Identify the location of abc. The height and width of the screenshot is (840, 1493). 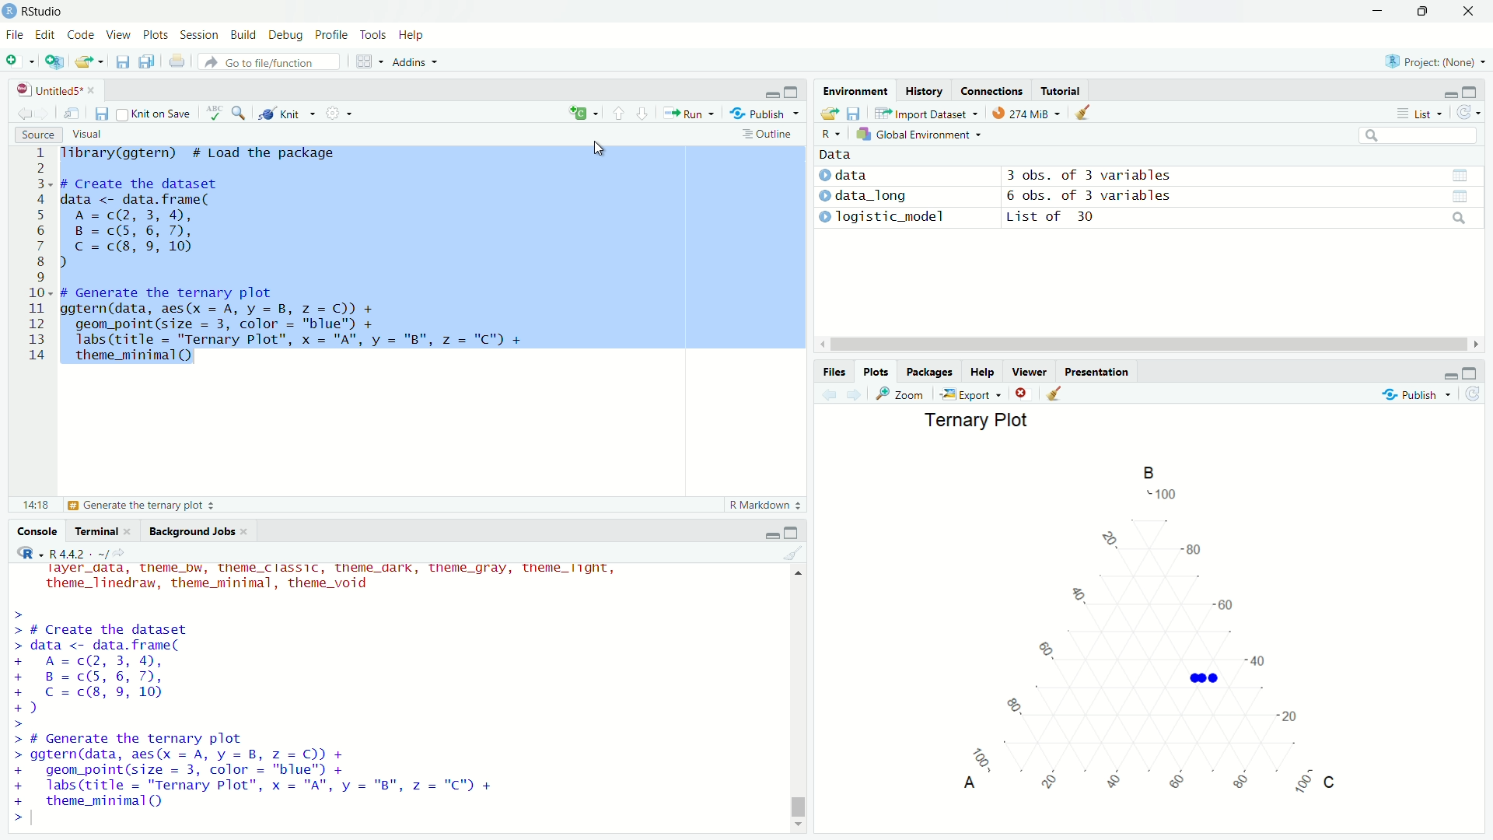
(215, 117).